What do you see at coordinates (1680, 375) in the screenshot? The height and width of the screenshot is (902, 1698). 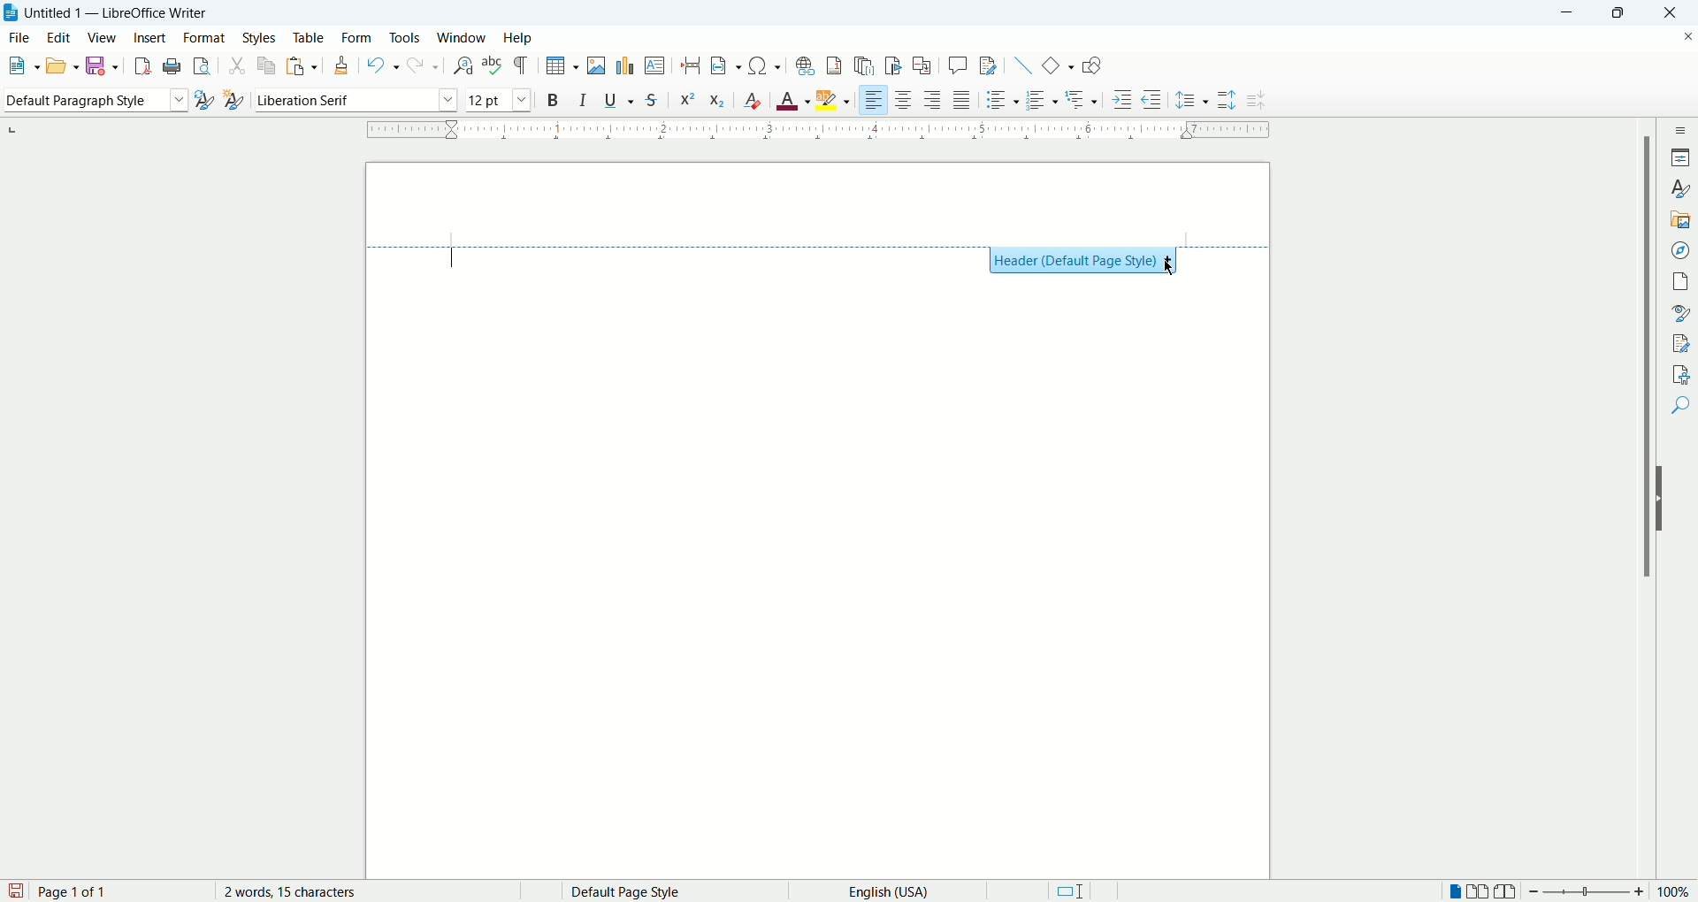 I see `accessibility check` at bounding box center [1680, 375].